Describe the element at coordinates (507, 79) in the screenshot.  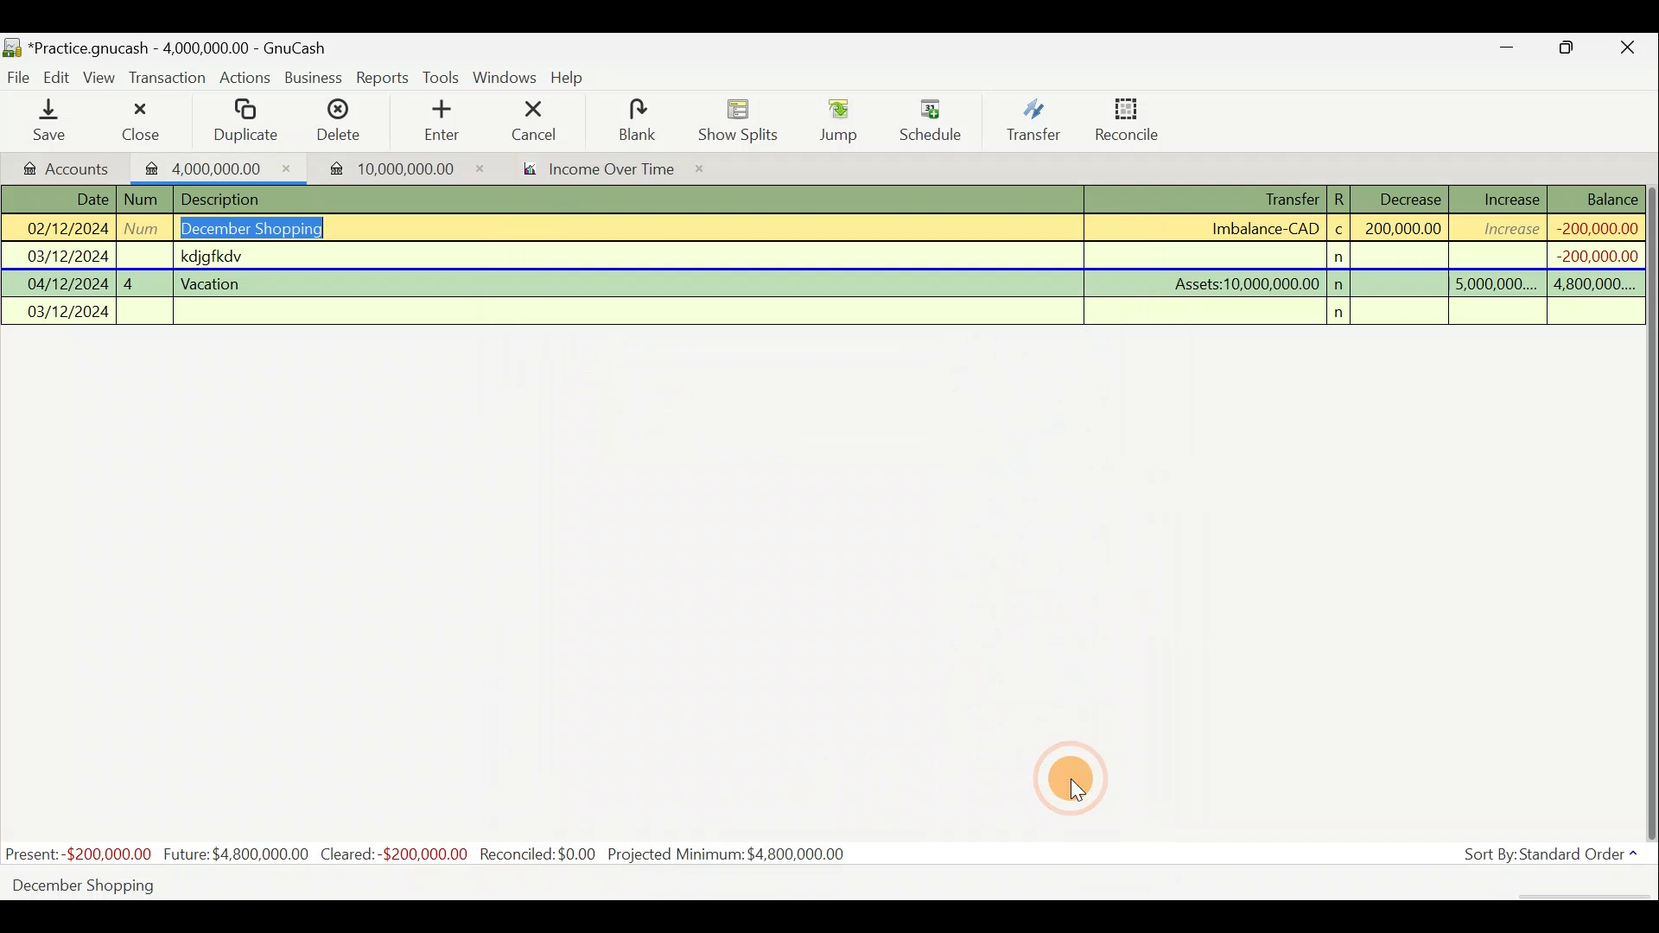
I see `Windows` at that location.